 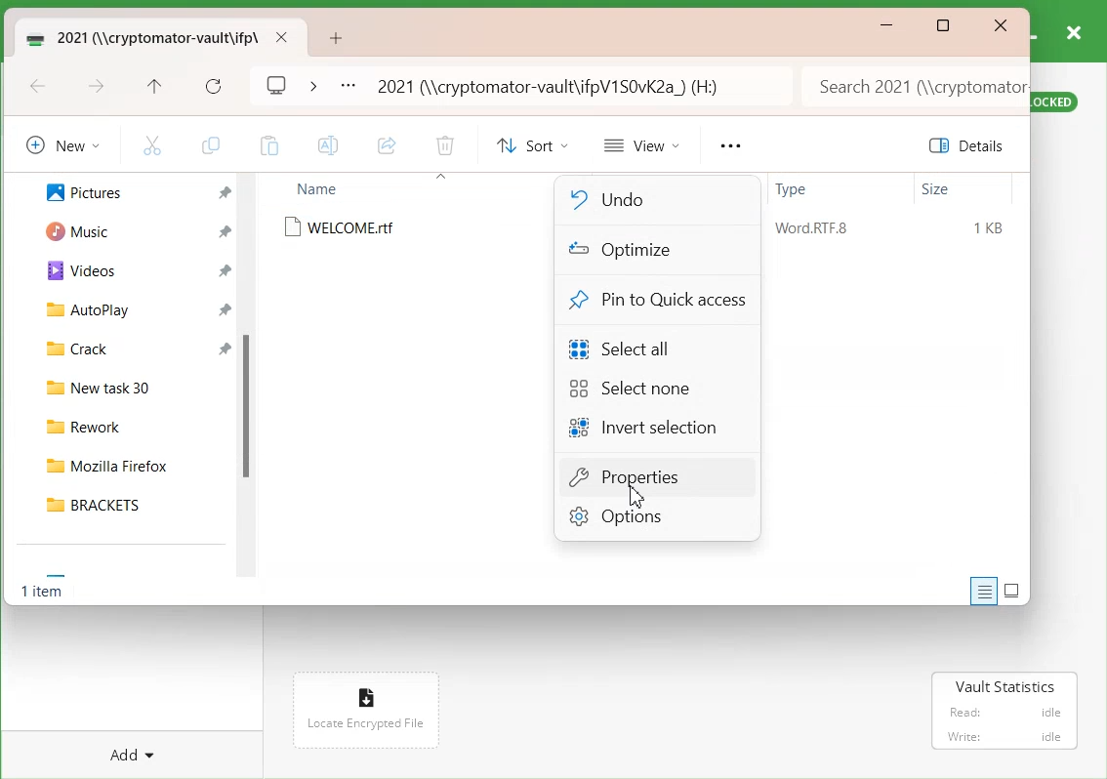 What do you see at coordinates (329, 145) in the screenshot?
I see `Rename` at bounding box center [329, 145].